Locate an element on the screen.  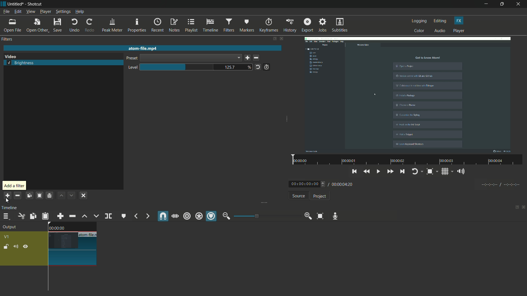
color is located at coordinates (419, 30).